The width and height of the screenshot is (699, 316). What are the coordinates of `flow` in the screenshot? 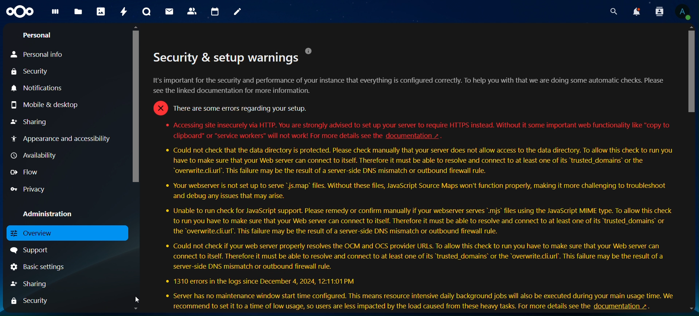 It's located at (26, 173).